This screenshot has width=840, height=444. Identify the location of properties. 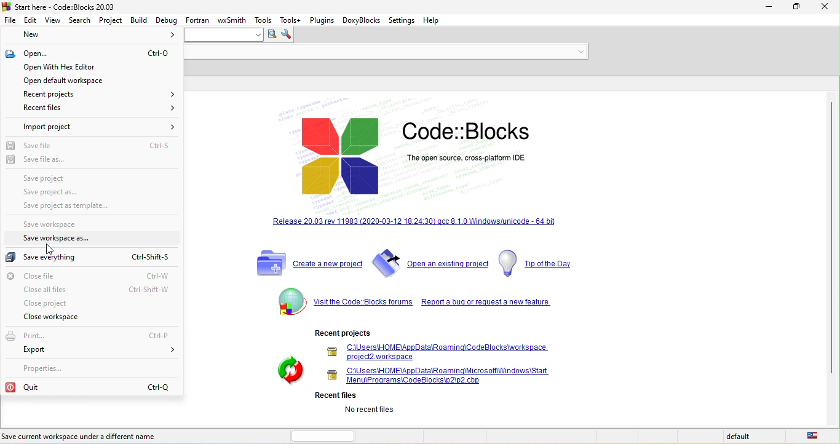
(47, 368).